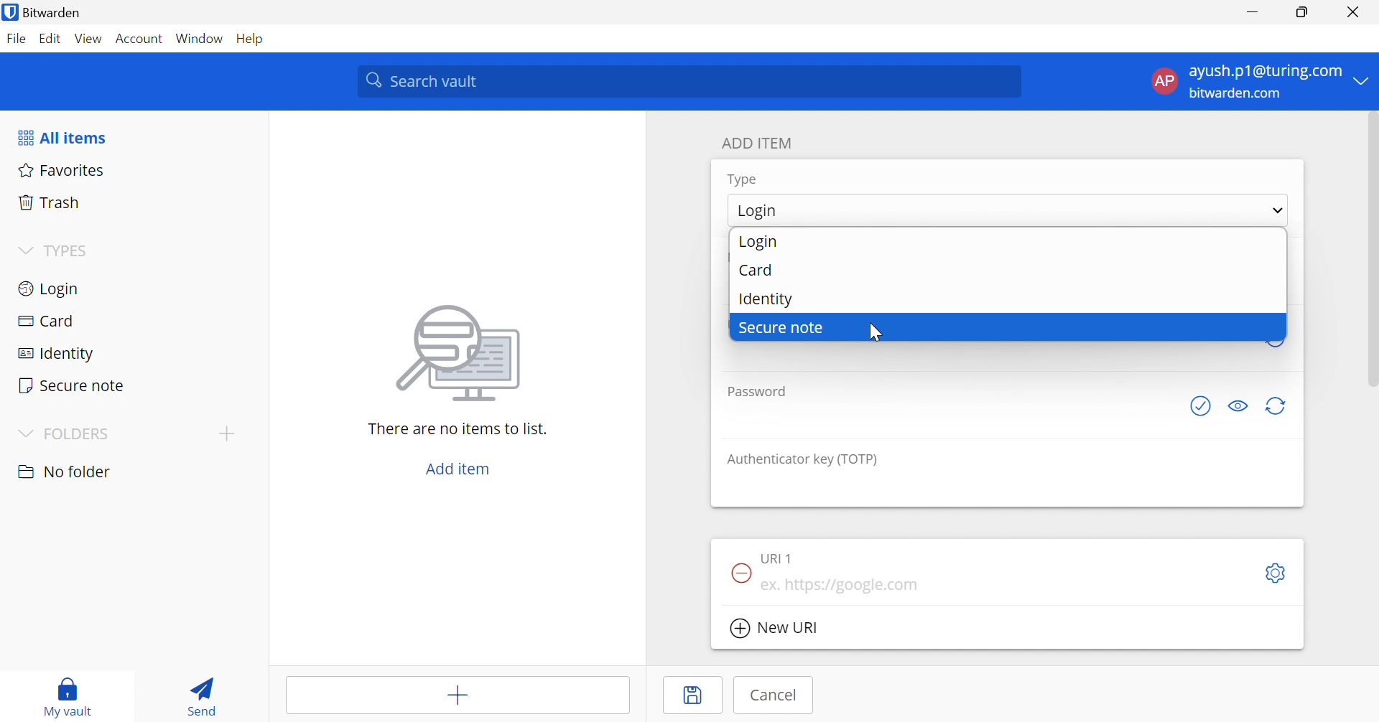 The image size is (1379, 722). What do you see at coordinates (1240, 407) in the screenshot?
I see `Toggle visibility` at bounding box center [1240, 407].